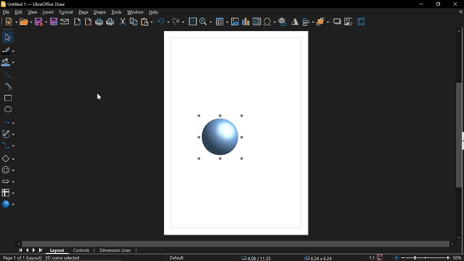  I want to click on line, so click(7, 75).